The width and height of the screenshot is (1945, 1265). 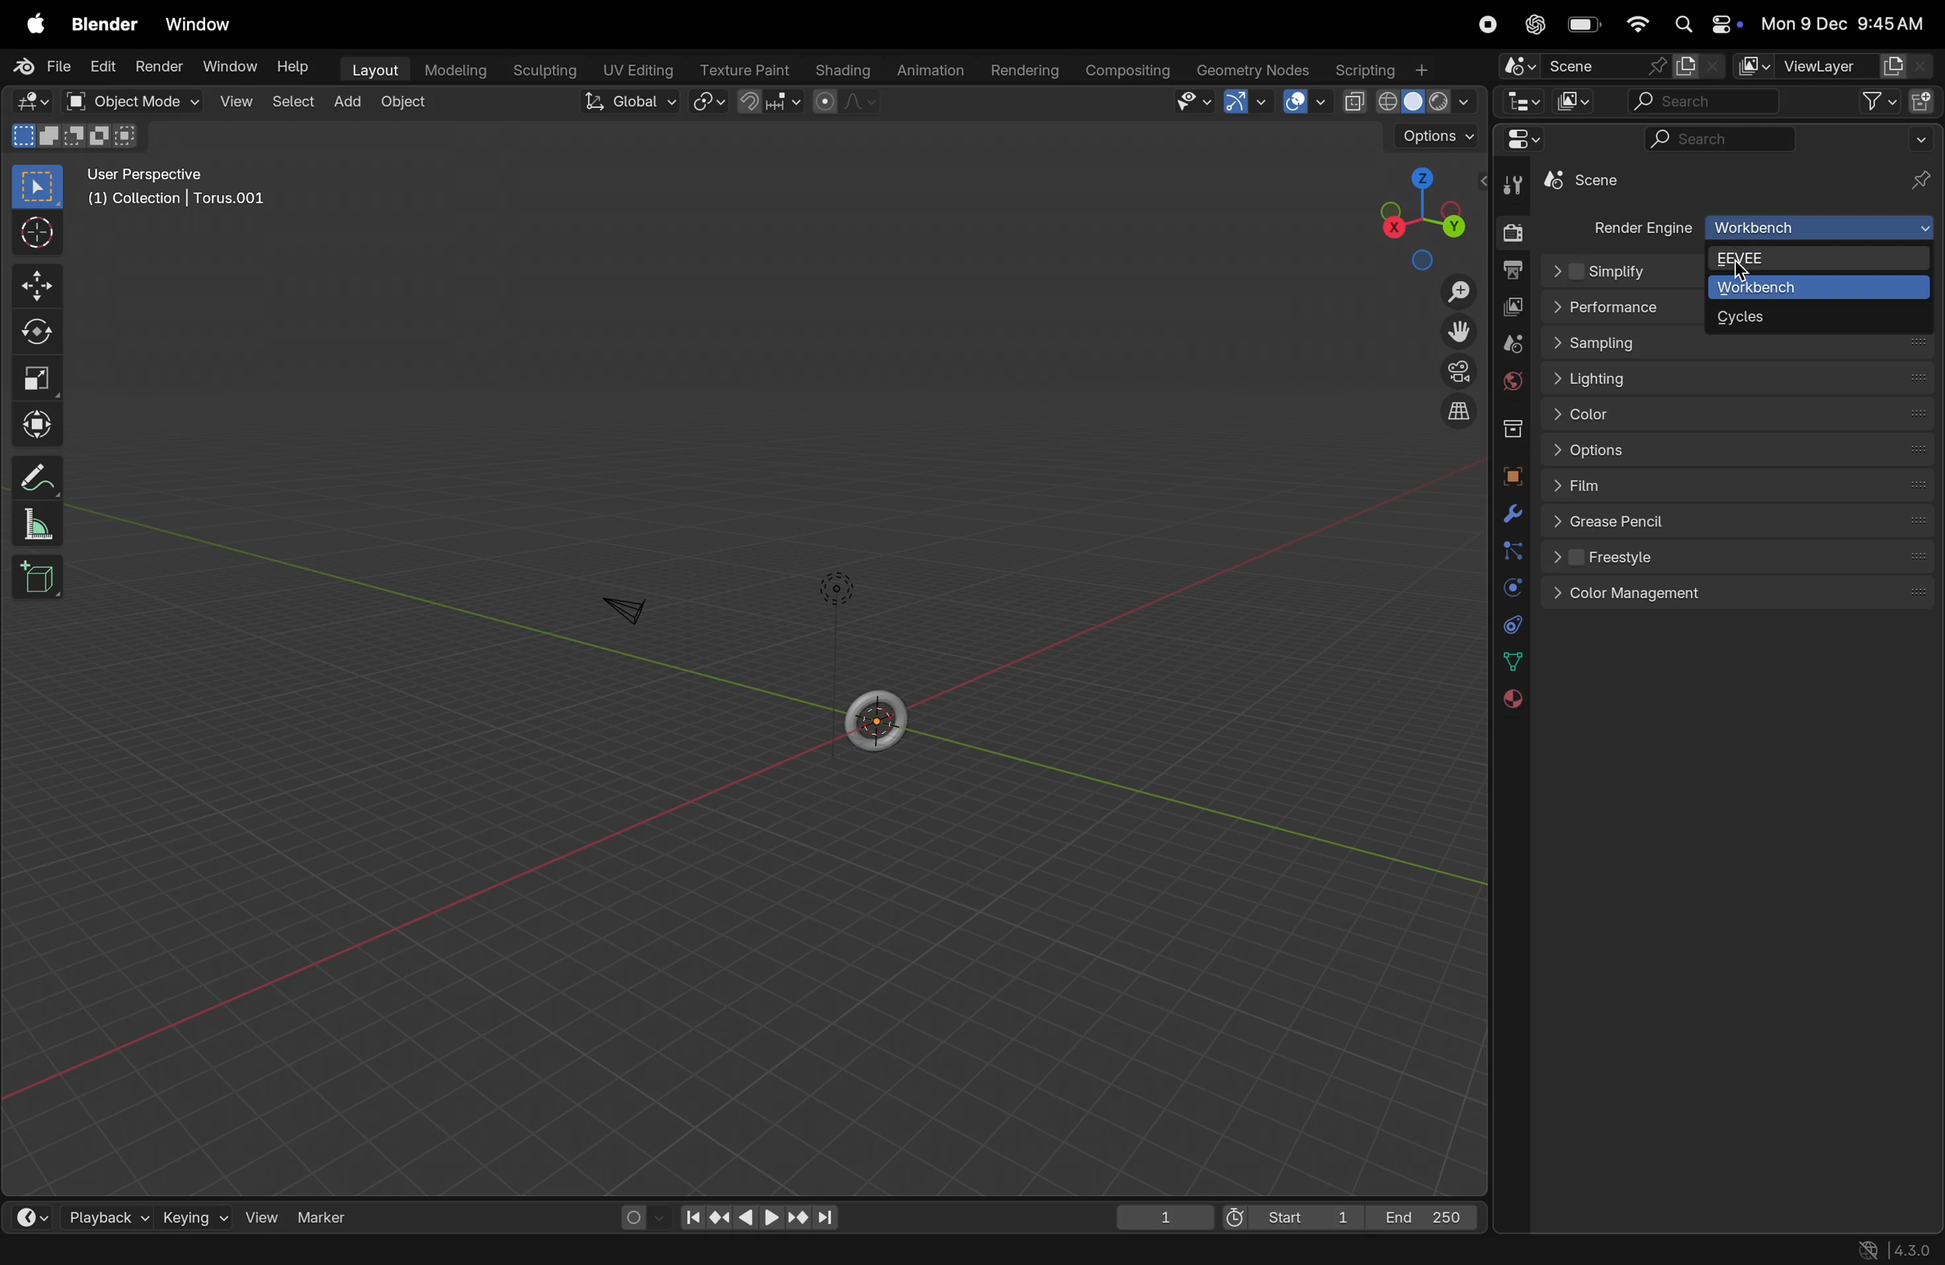 What do you see at coordinates (1585, 24) in the screenshot?
I see `battery` at bounding box center [1585, 24].